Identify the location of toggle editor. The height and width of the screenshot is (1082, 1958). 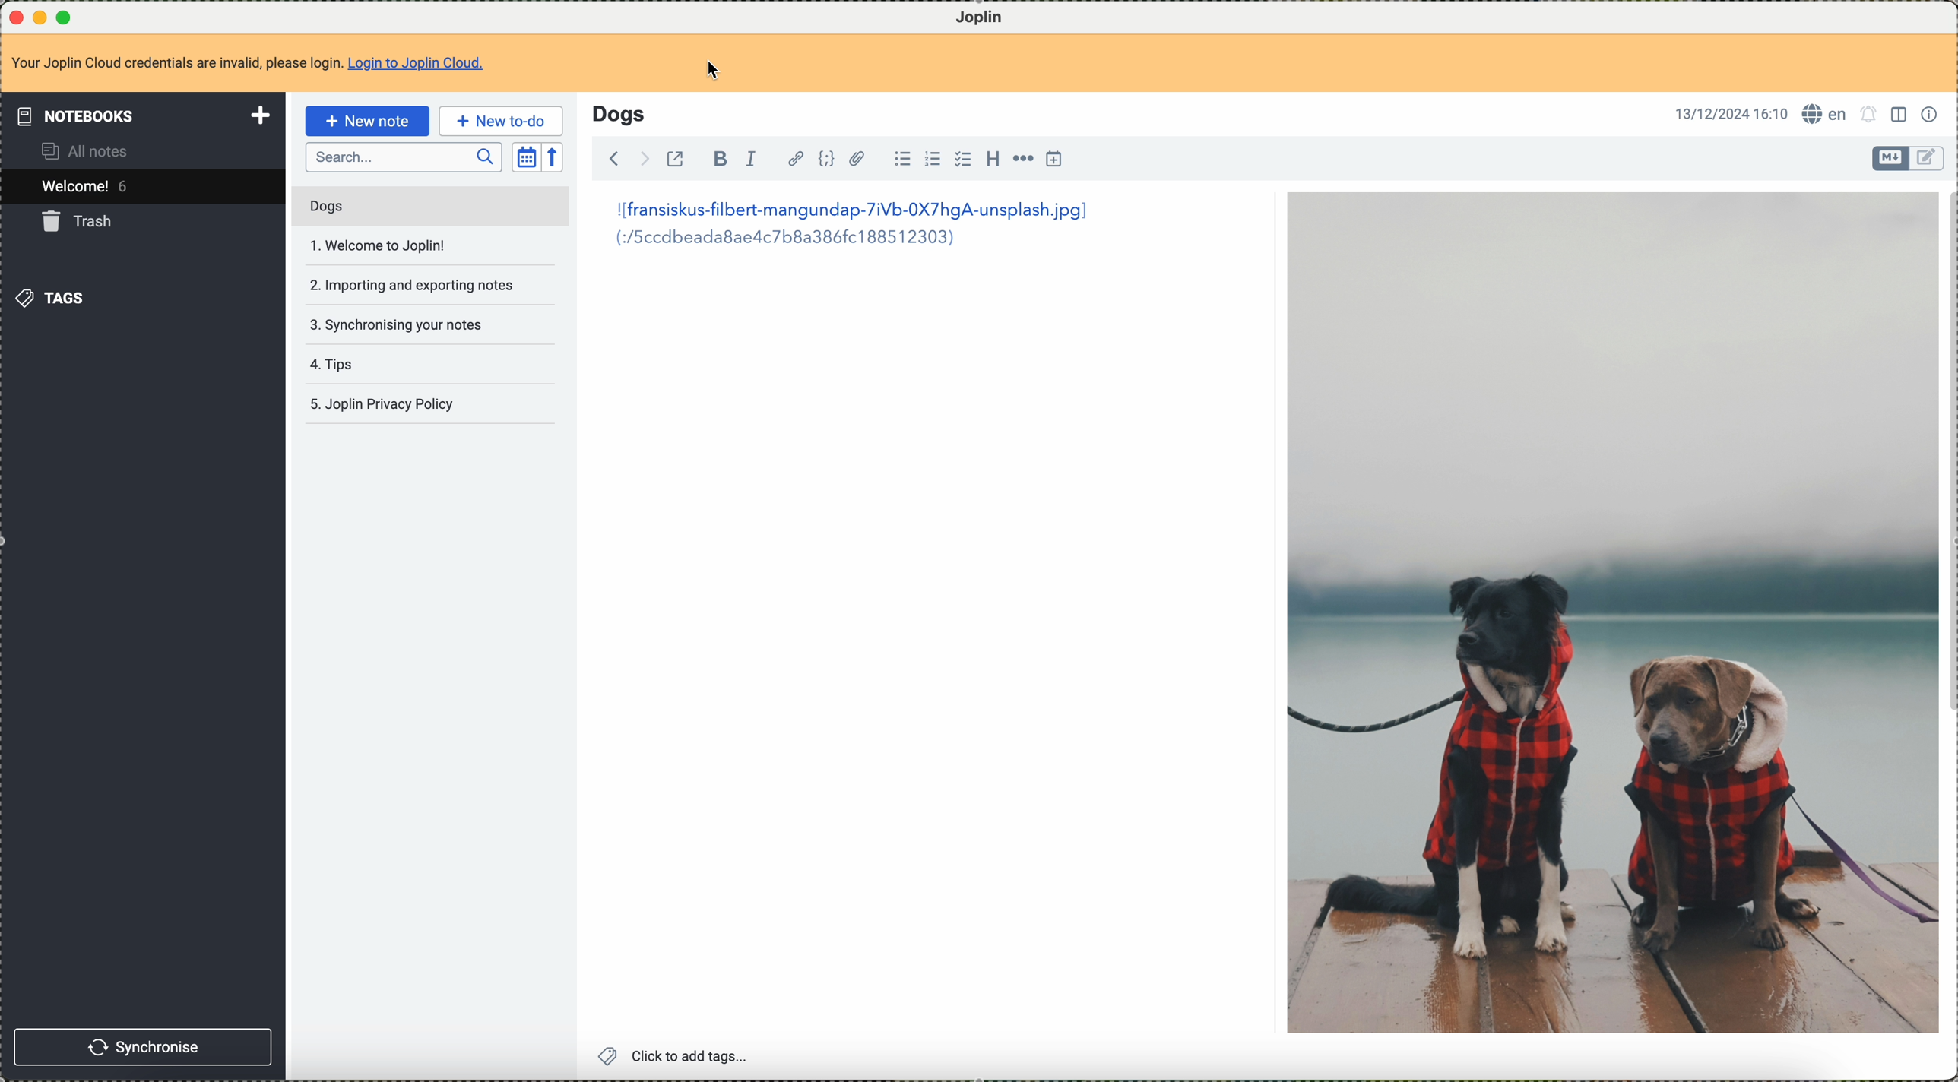
(1890, 159).